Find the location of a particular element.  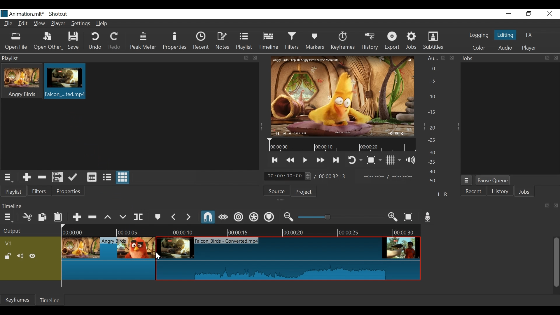

Toggle play or pause is located at coordinates (305, 160).